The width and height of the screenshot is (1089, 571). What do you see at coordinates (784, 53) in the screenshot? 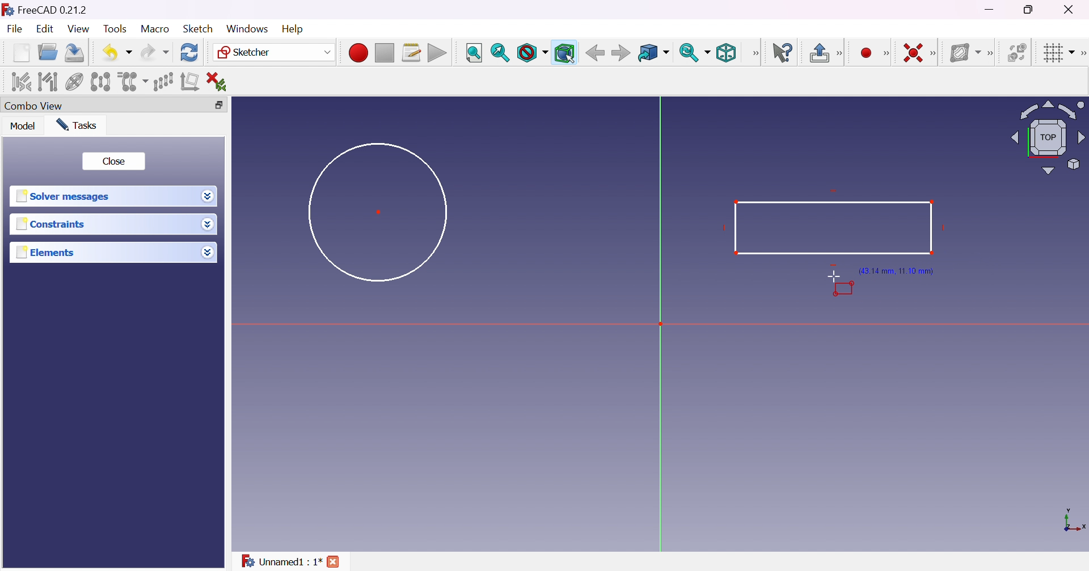
I see `What's this?` at bounding box center [784, 53].